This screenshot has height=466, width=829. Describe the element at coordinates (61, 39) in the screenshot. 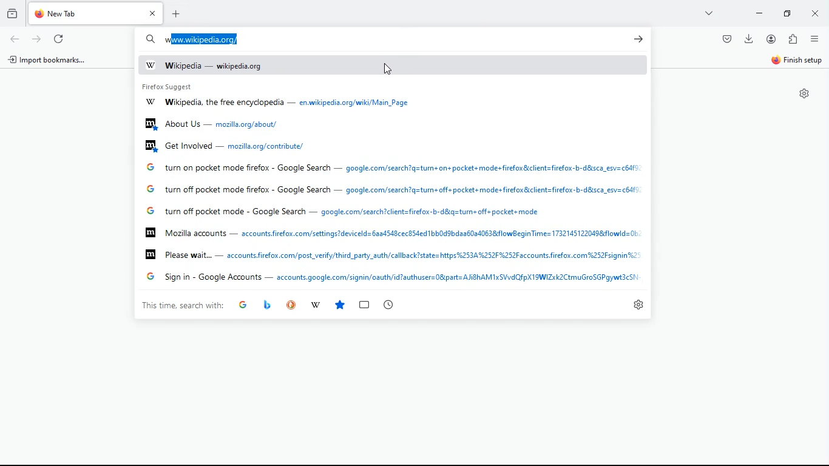

I see `refresh` at that location.